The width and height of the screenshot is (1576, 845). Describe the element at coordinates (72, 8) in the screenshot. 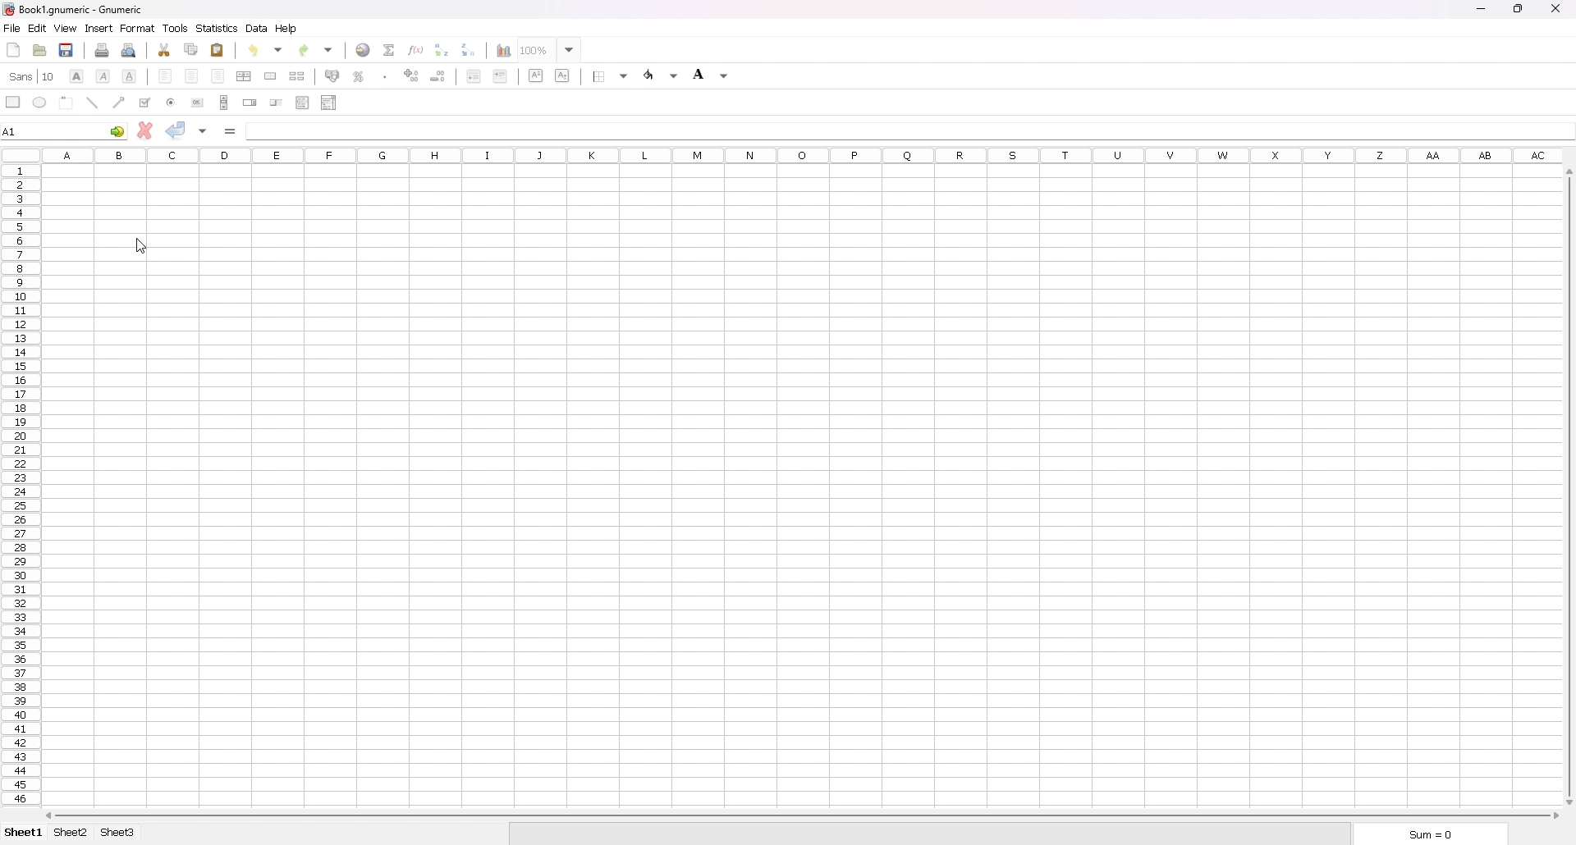

I see `file name` at that location.